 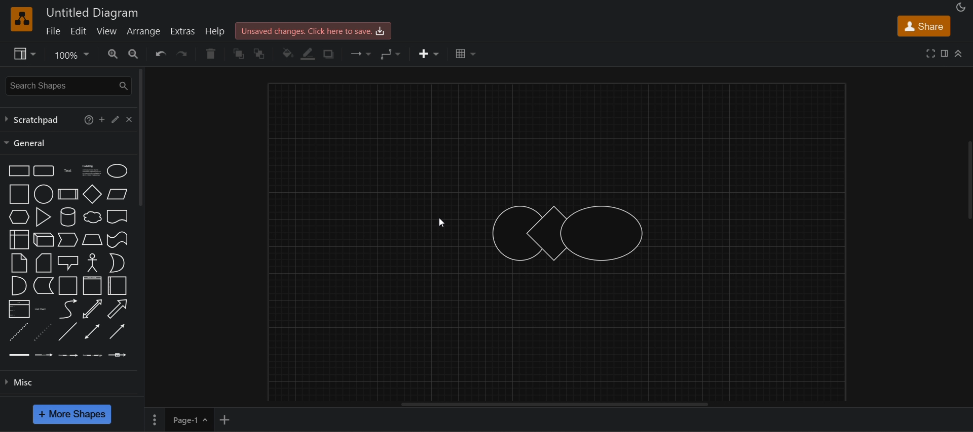 What do you see at coordinates (68, 354) in the screenshot?
I see `connector with 2 labels` at bounding box center [68, 354].